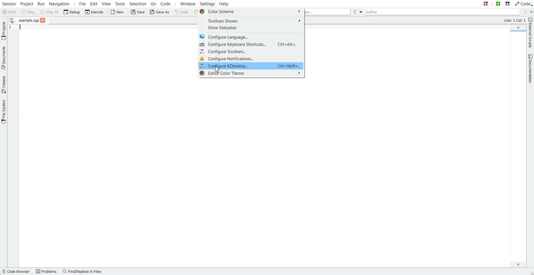 The width and height of the screenshot is (534, 275). Describe the element at coordinates (251, 44) in the screenshot. I see `Configure Keyboard Shortcuts` at that location.